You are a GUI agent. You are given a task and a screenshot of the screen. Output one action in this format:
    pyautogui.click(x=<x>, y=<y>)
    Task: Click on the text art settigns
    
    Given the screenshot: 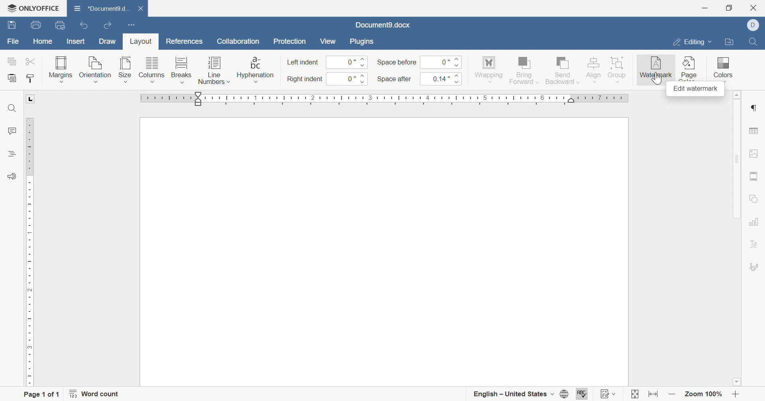 What is the action you would take?
    pyautogui.click(x=754, y=244)
    